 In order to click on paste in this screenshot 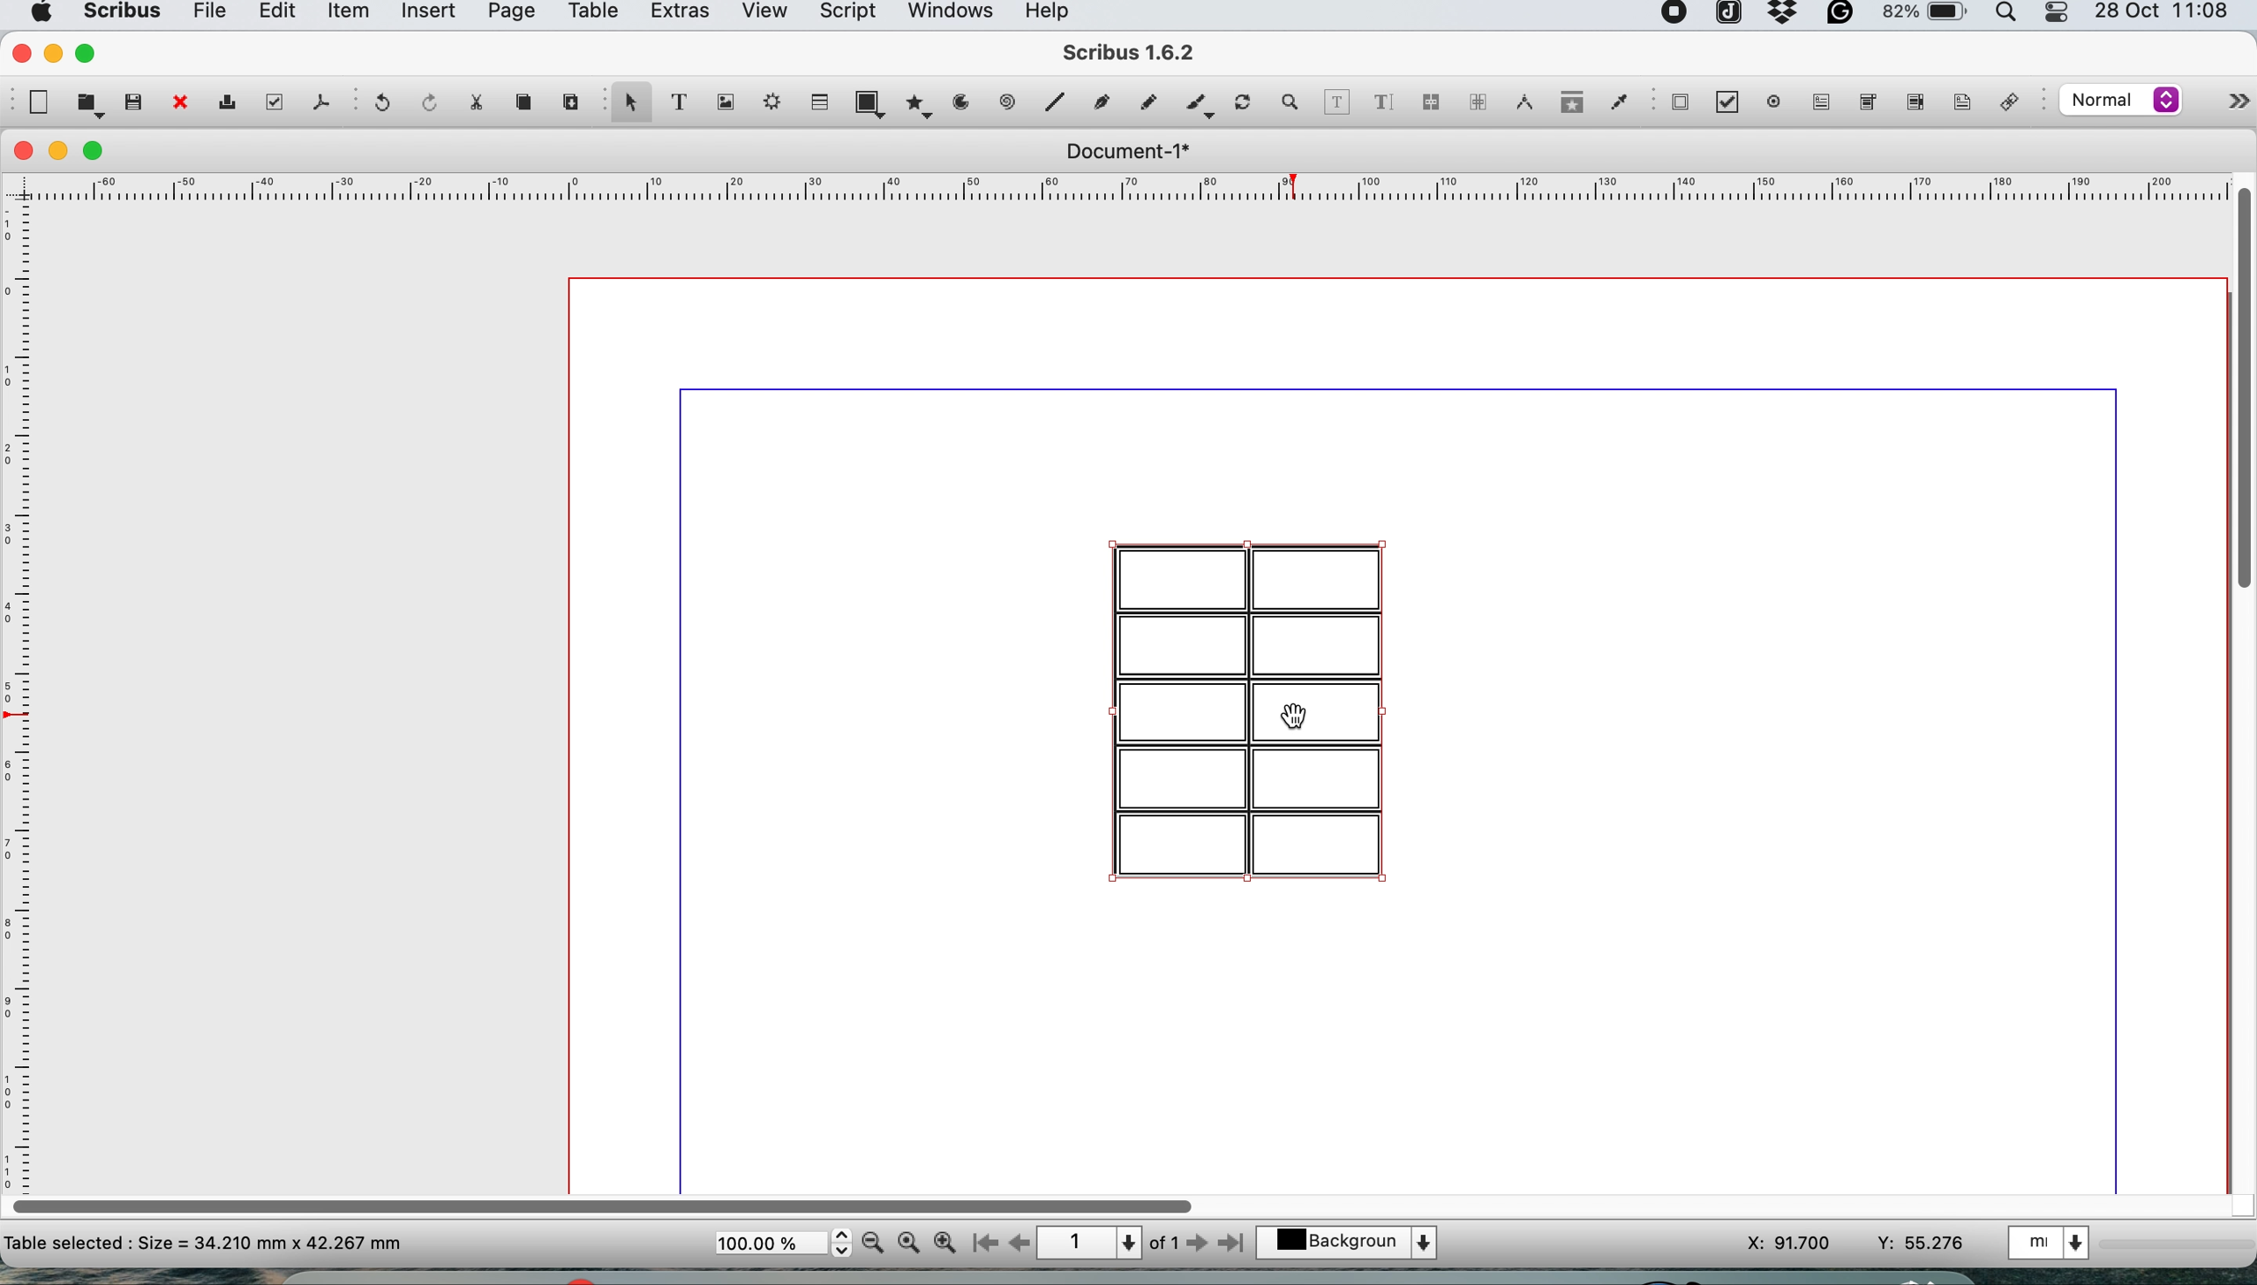, I will do `click(568, 99)`.